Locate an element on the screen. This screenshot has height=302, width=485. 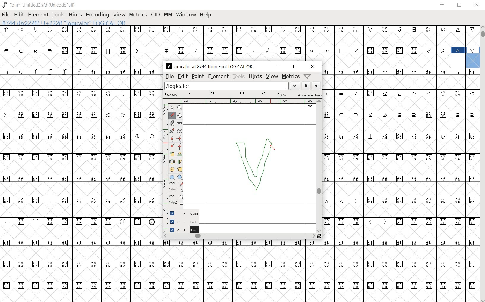
scroll by hand is located at coordinates (180, 116).